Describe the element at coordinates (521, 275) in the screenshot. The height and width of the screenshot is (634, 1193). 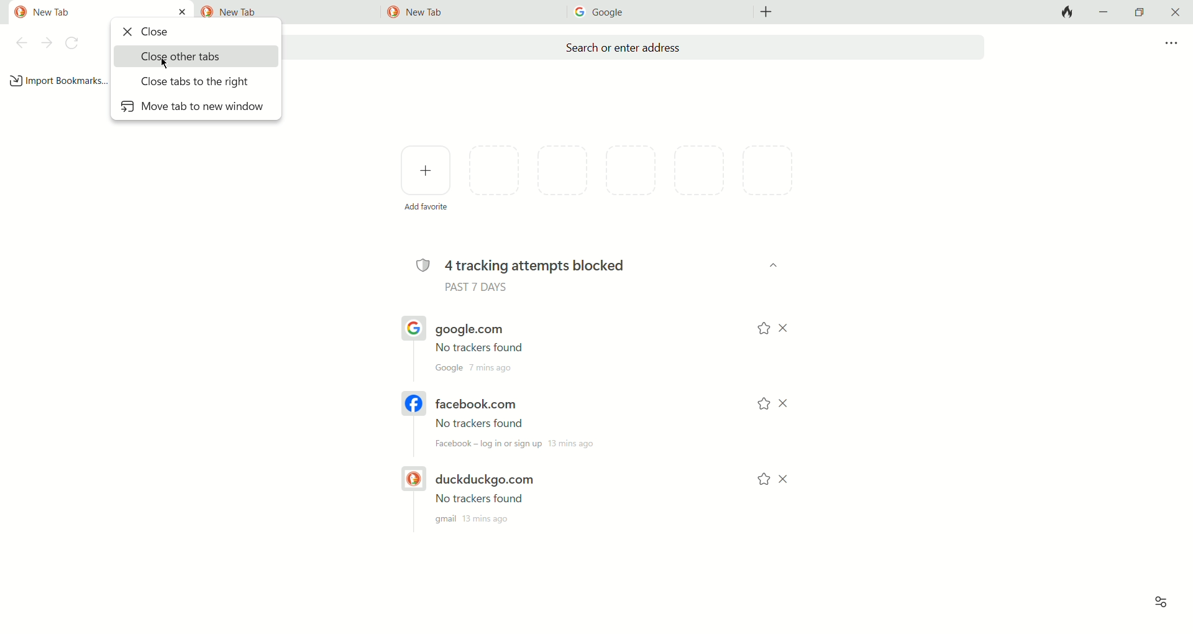
I see `4 tracking attempts blocked` at that location.